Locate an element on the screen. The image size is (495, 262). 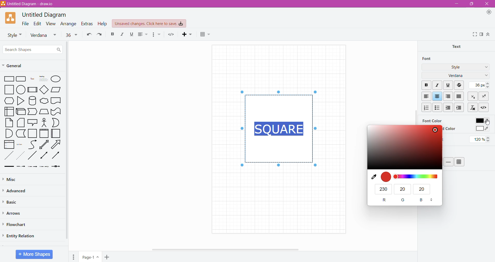
Text is located at coordinates (32, 79).